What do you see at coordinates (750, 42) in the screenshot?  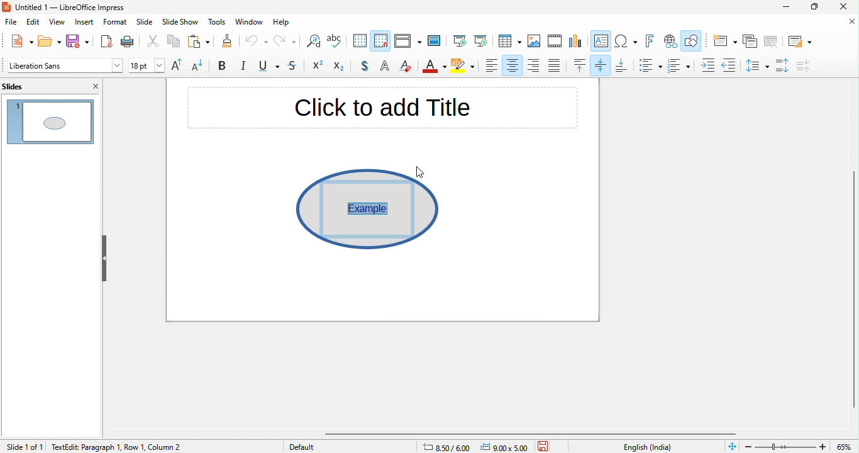 I see `duplicate slide` at bounding box center [750, 42].